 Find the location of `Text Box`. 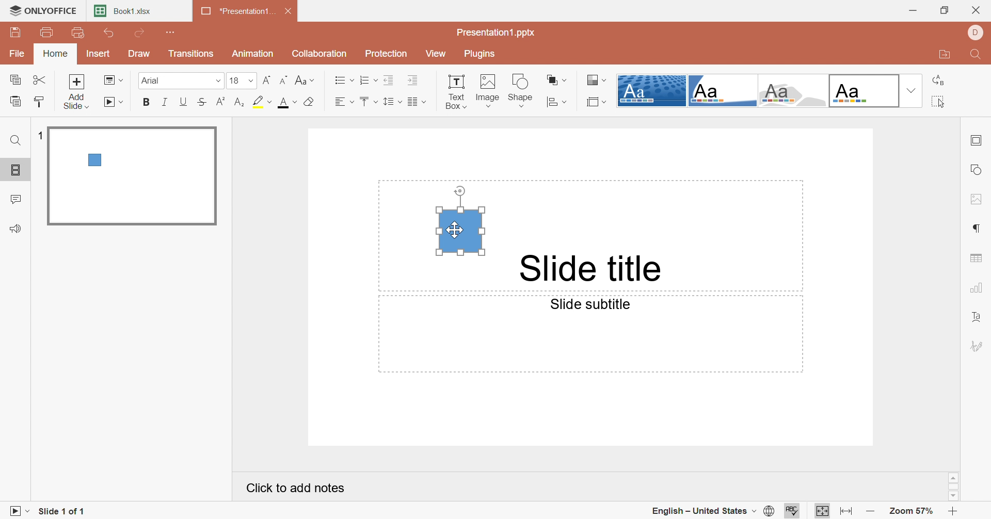

Text Box is located at coordinates (457, 93).